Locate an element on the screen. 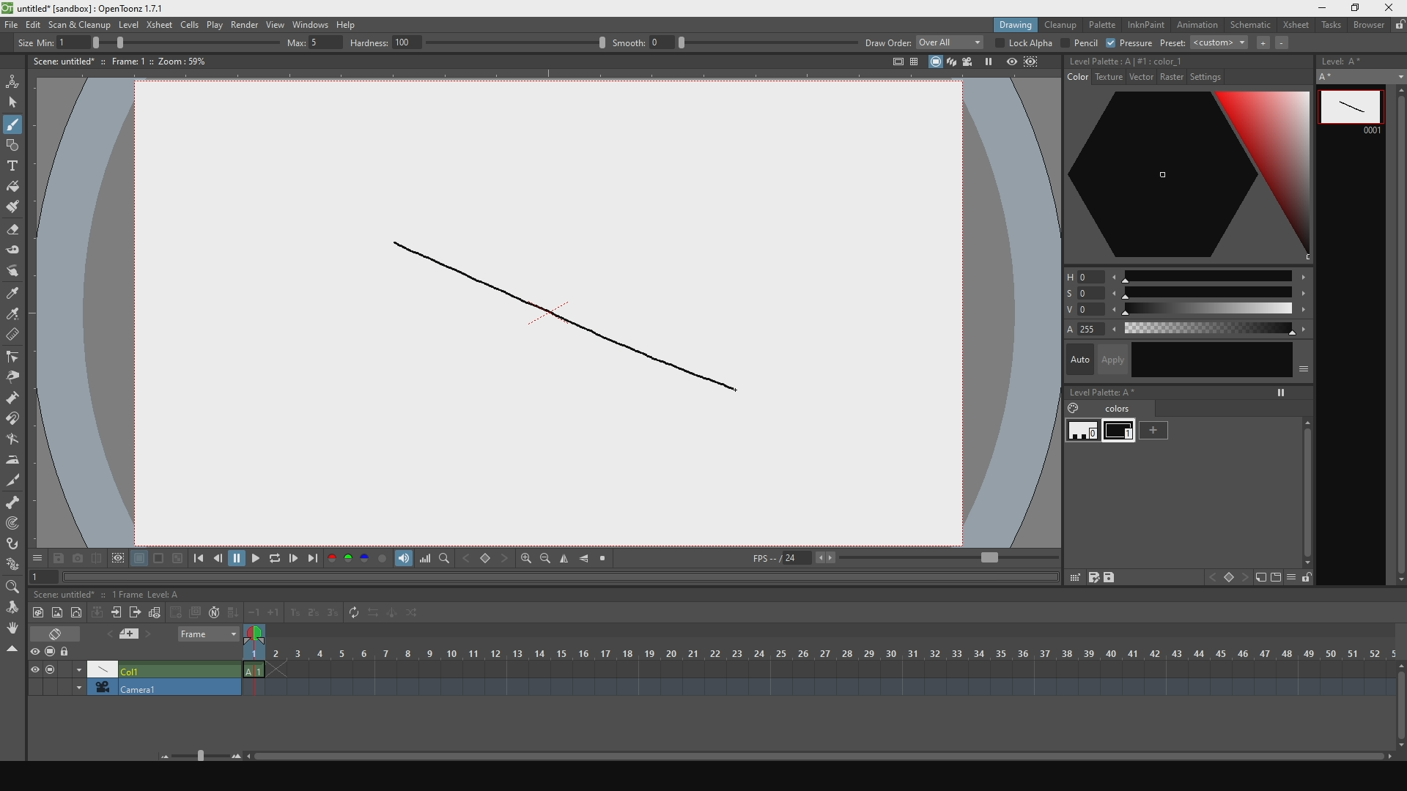 The image size is (1407, 791). skip to the previous point is located at coordinates (196, 560).